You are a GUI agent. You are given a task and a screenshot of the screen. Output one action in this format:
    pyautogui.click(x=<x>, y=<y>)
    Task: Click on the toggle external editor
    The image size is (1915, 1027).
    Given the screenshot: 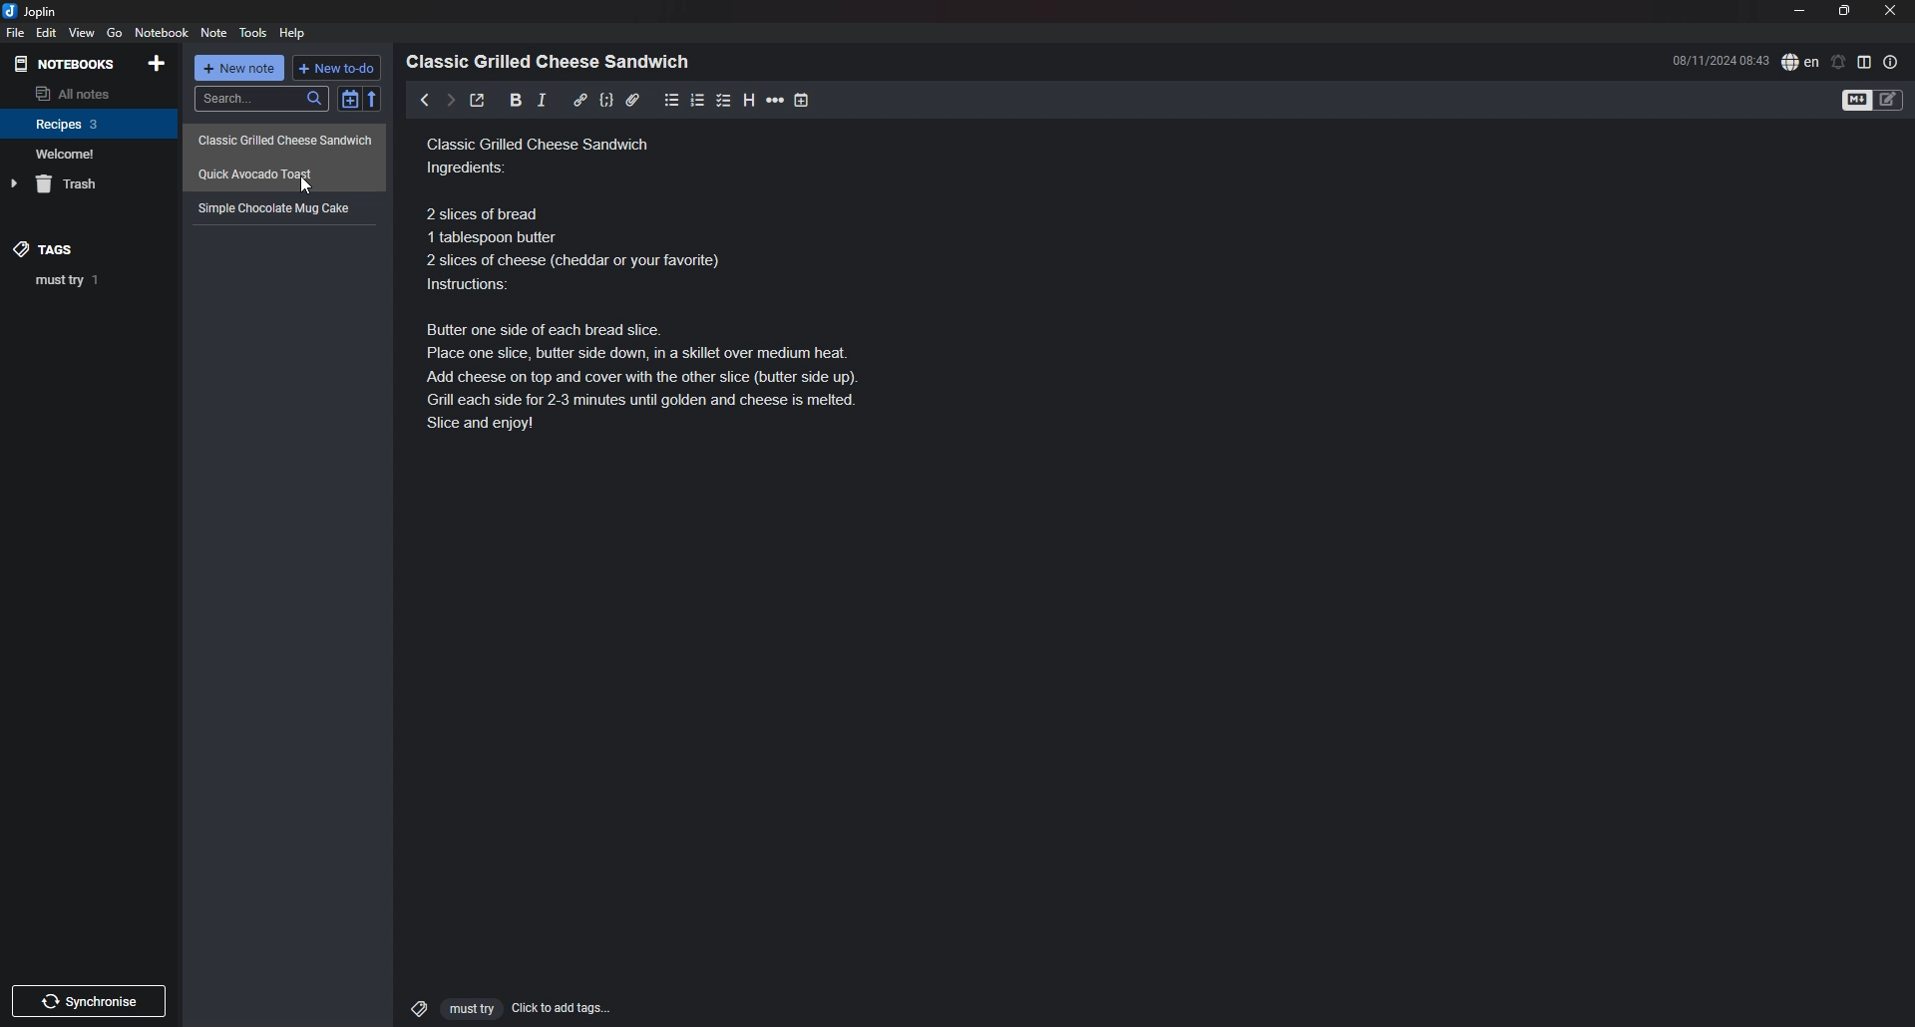 What is the action you would take?
    pyautogui.click(x=477, y=103)
    